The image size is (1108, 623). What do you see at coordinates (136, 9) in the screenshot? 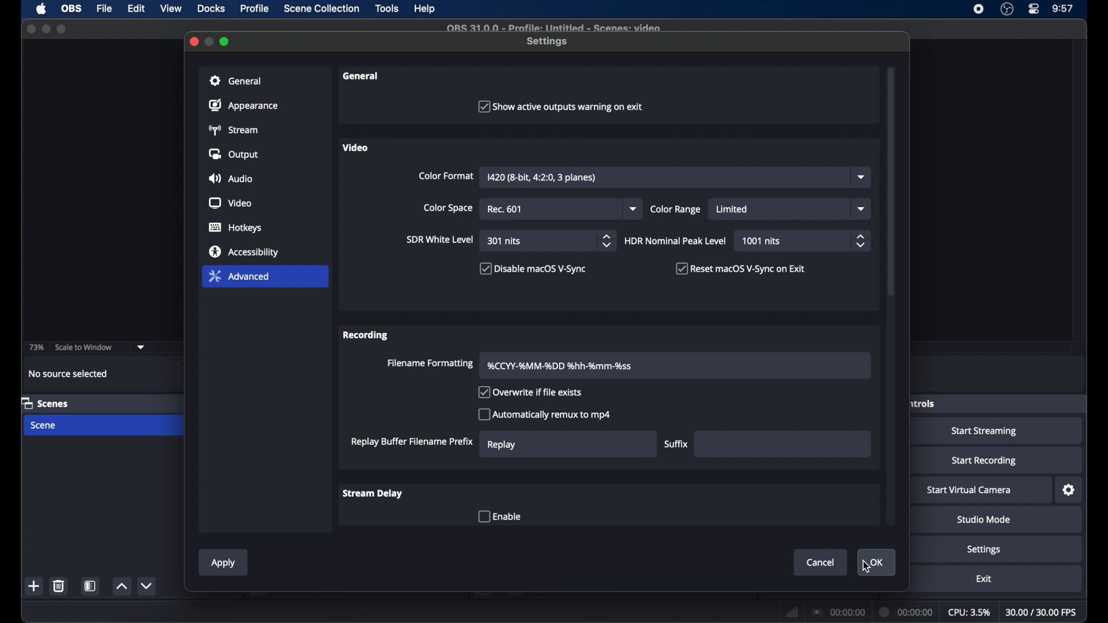
I see `edit` at bounding box center [136, 9].